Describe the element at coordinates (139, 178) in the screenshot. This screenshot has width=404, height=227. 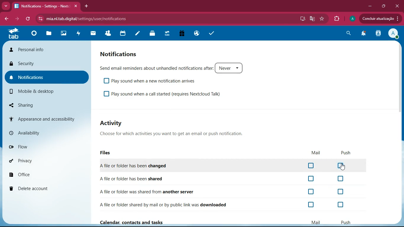
I see `shared` at that location.